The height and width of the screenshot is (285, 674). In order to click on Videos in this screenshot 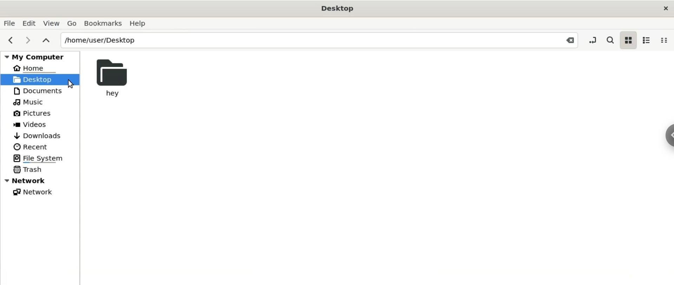, I will do `click(33, 124)`.